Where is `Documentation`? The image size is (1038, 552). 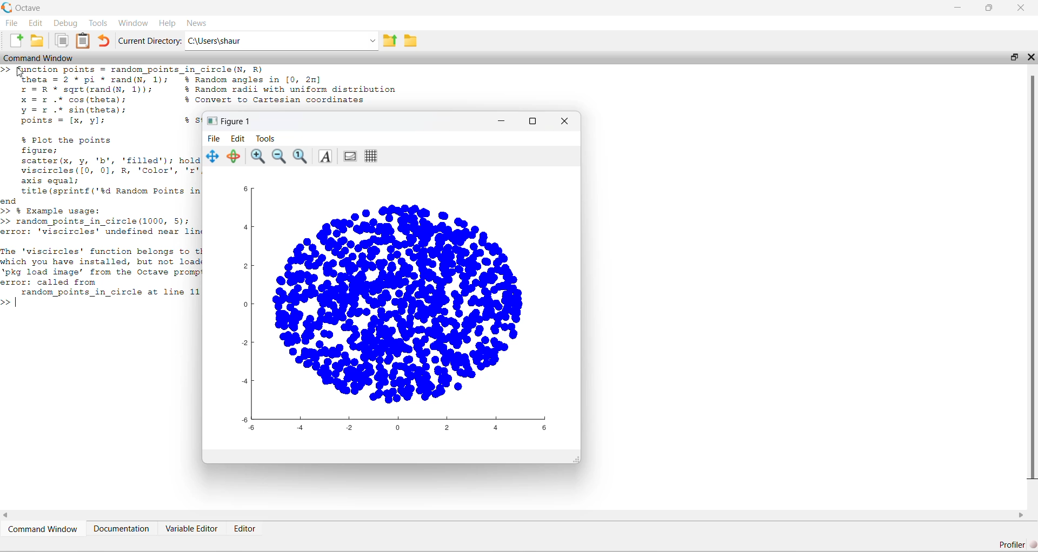 Documentation is located at coordinates (121, 528).